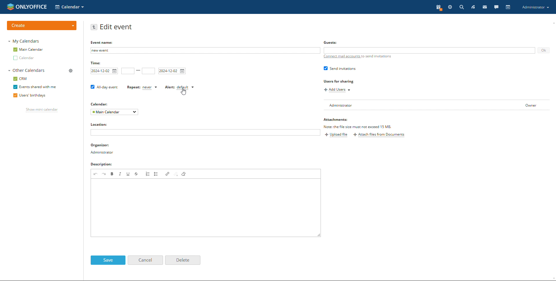 The image size is (556, 281). What do you see at coordinates (104, 174) in the screenshot?
I see `redo` at bounding box center [104, 174].